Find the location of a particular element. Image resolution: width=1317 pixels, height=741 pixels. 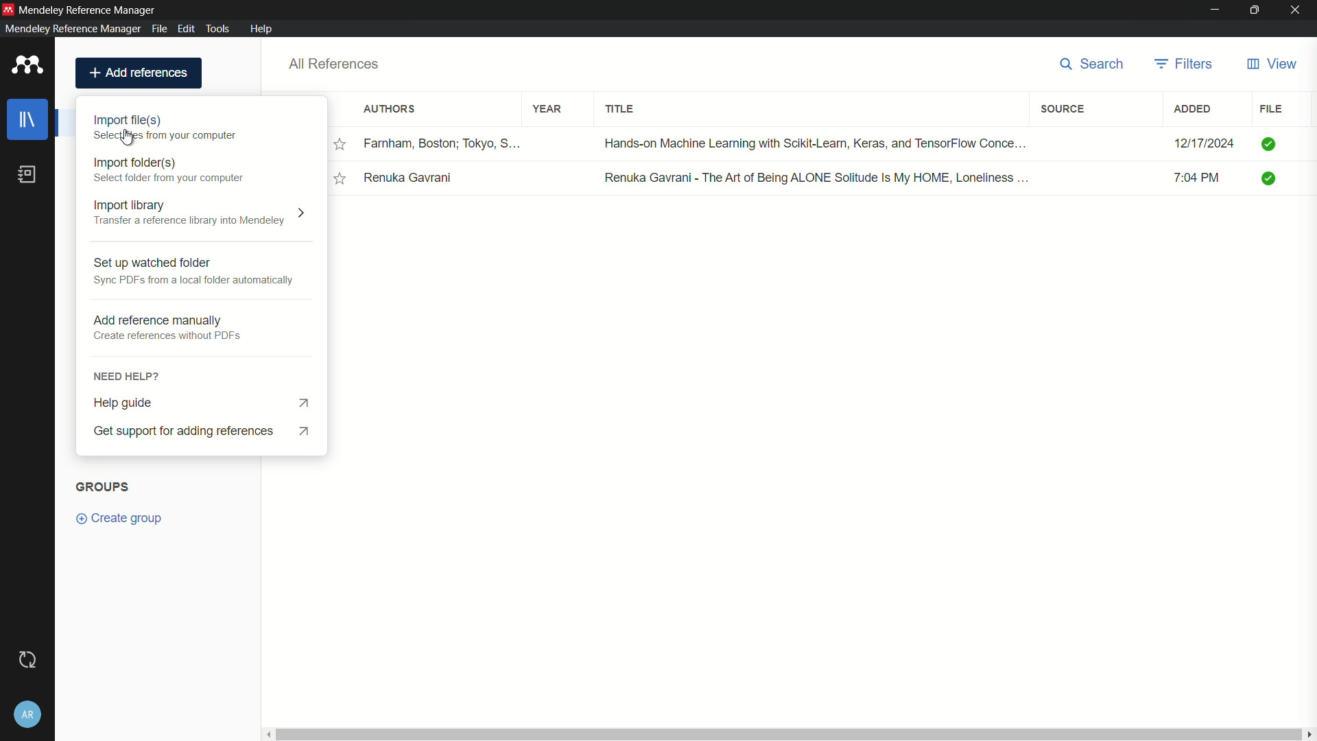

Import library: Transfer a reference library into Mendeley is located at coordinates (202, 215).